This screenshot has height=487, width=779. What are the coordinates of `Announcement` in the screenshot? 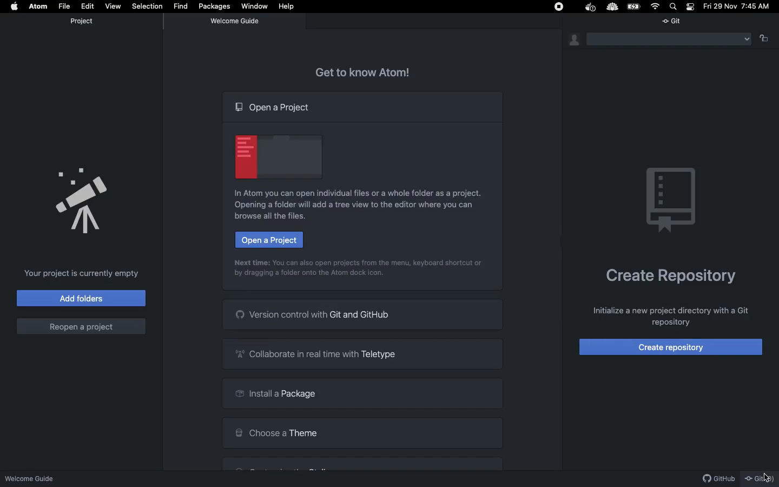 It's located at (82, 200).